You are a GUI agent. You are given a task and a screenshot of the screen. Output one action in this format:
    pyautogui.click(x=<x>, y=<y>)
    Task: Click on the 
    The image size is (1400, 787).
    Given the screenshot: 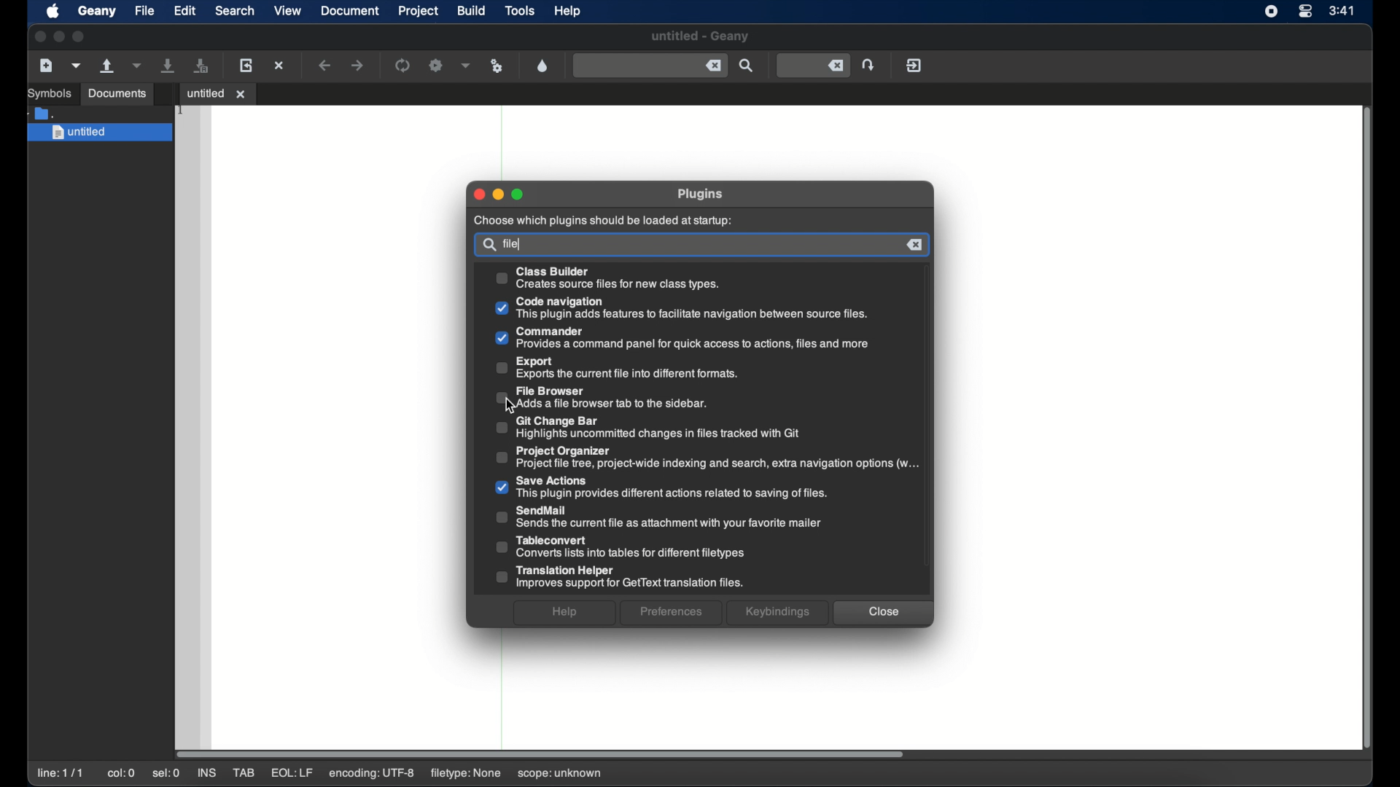 What is the action you would take?
    pyautogui.click(x=566, y=614)
    